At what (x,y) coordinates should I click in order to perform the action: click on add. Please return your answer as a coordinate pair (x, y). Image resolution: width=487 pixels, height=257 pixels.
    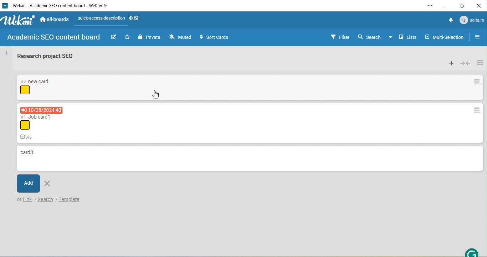
    Looking at the image, I should click on (28, 183).